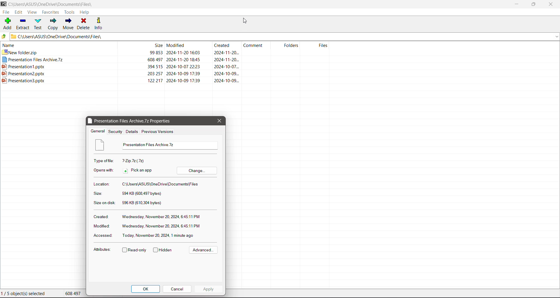 Image resolution: width=560 pixels, height=298 pixels. What do you see at coordinates (285, 46) in the screenshot?
I see `Folders` at bounding box center [285, 46].